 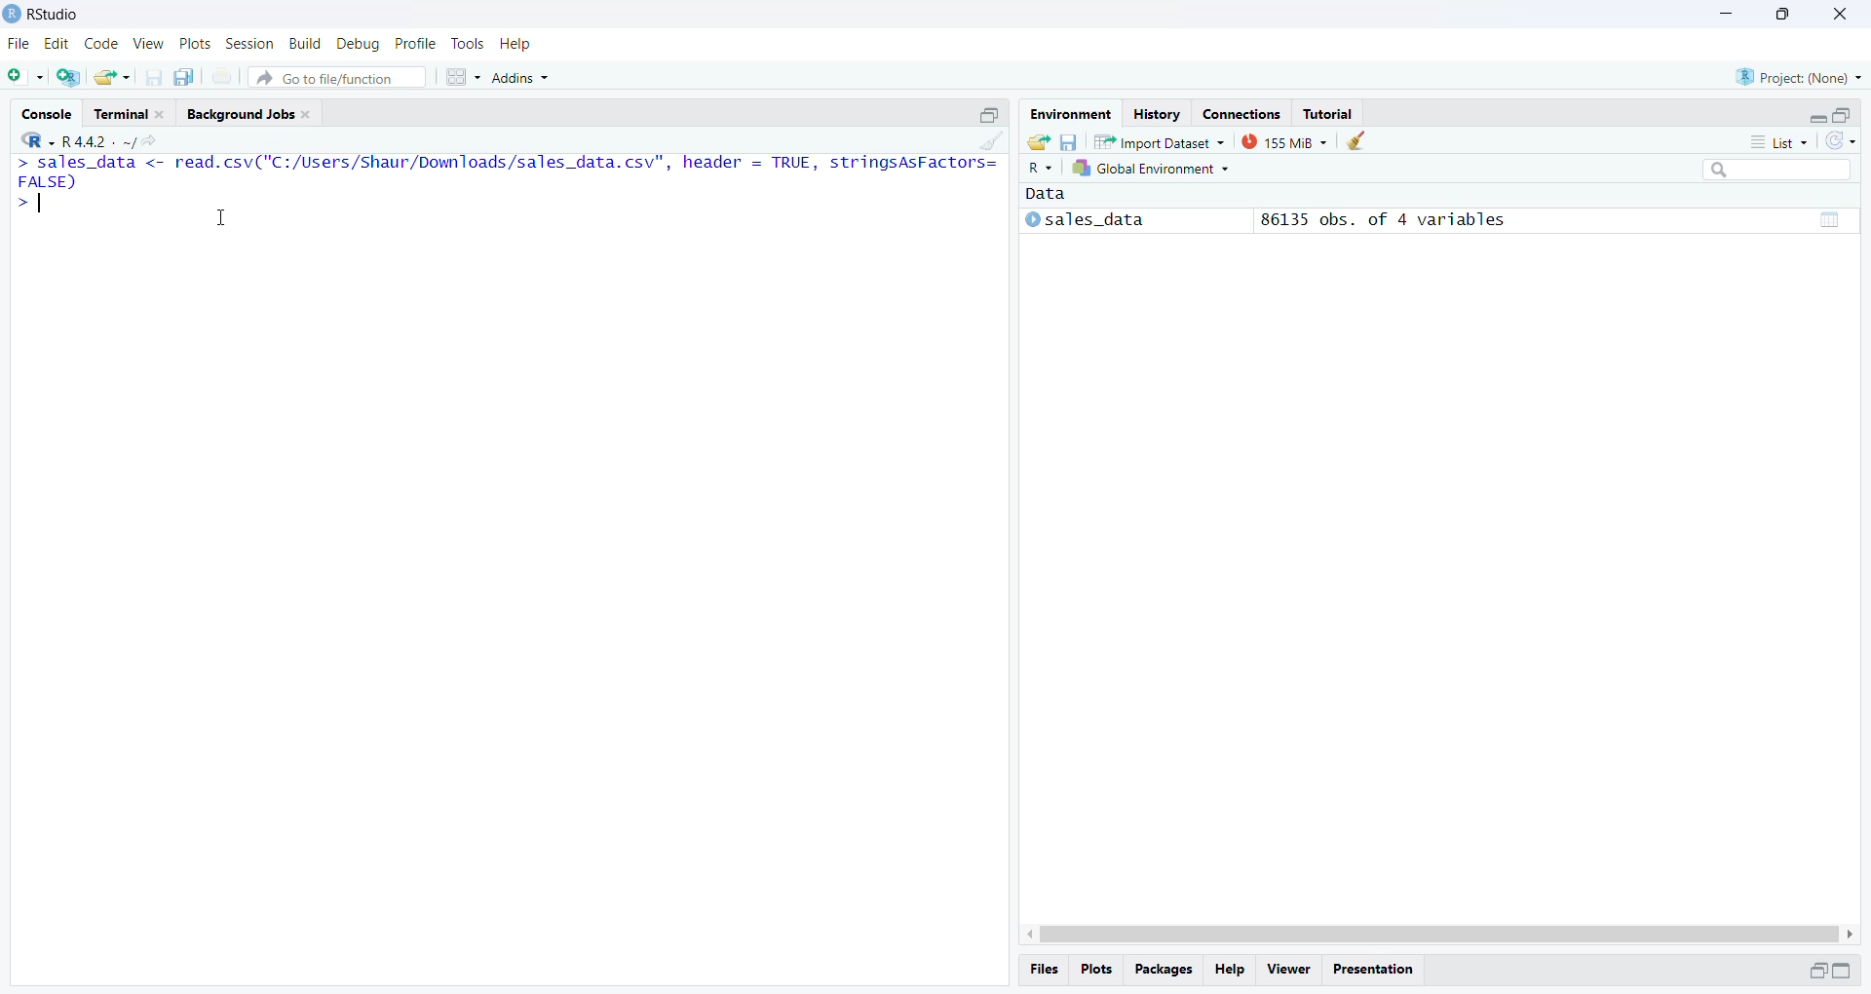 What do you see at coordinates (1229, 971) in the screenshot?
I see `Help` at bounding box center [1229, 971].